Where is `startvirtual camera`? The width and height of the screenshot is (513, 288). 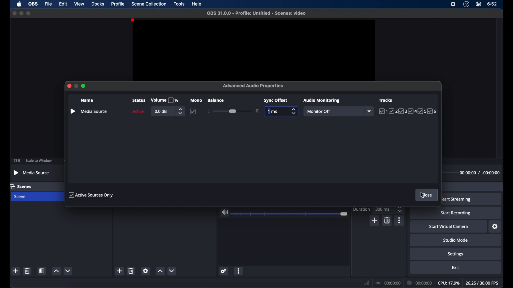 startvirtual camera is located at coordinates (448, 227).